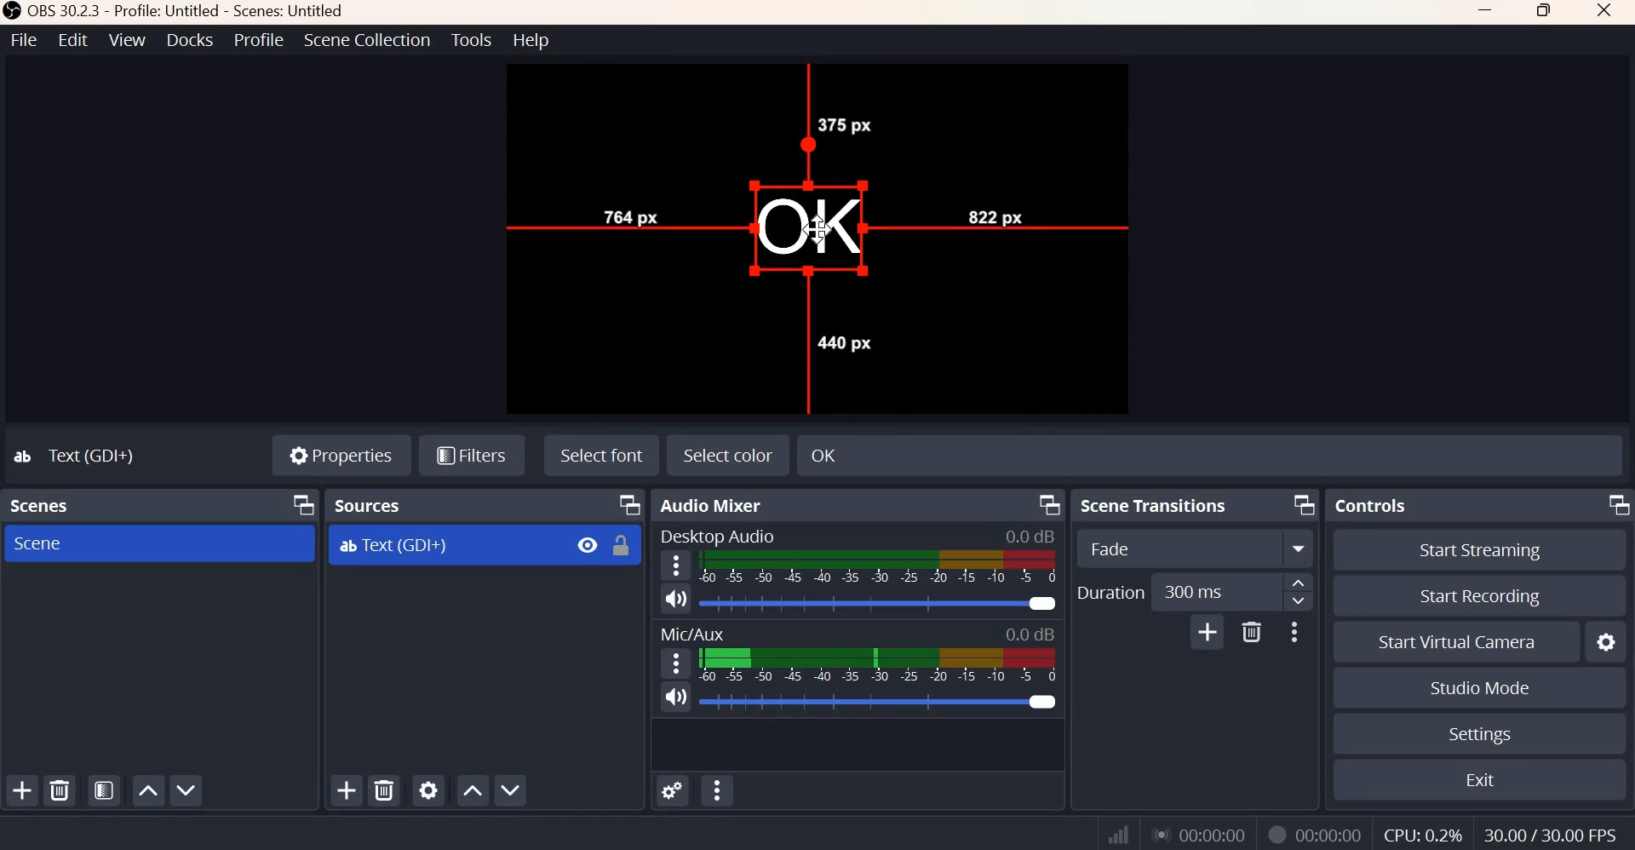 This screenshot has width=1635, height=850. I want to click on Studio mode, so click(1480, 687).